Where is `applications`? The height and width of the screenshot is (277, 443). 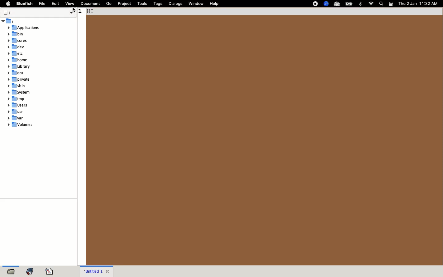
applications is located at coordinates (24, 28).